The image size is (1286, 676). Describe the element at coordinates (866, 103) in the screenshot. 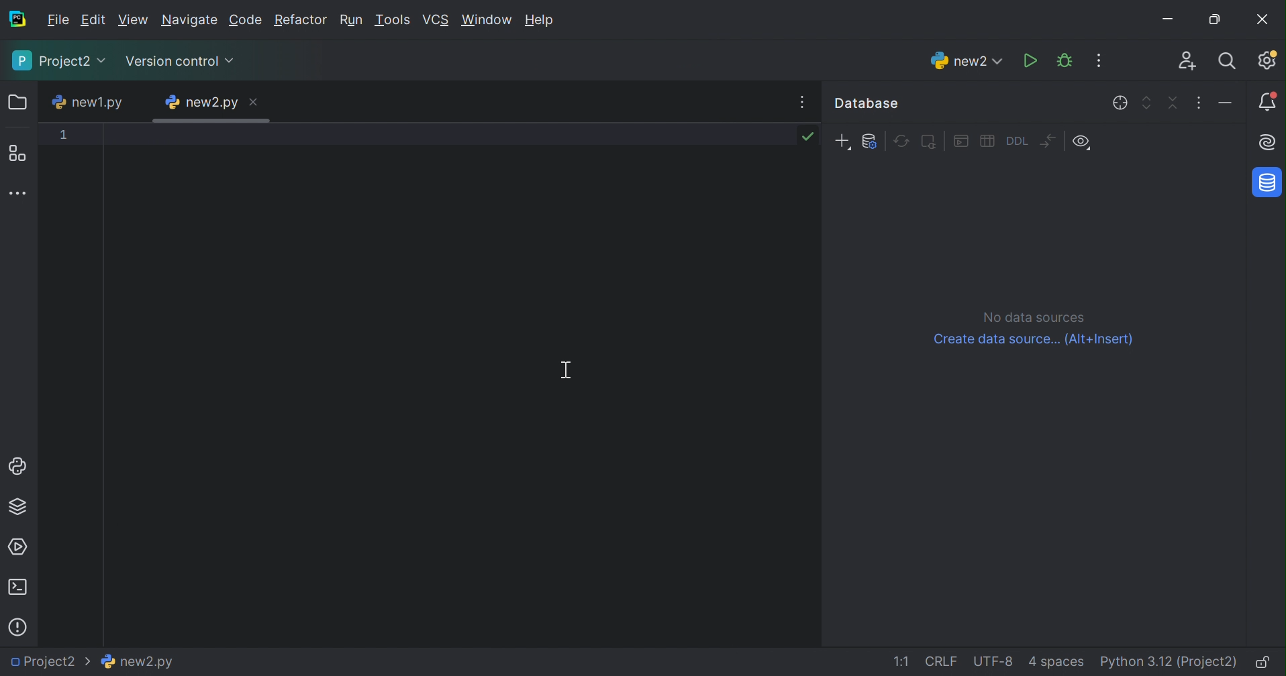

I see `Database` at that location.